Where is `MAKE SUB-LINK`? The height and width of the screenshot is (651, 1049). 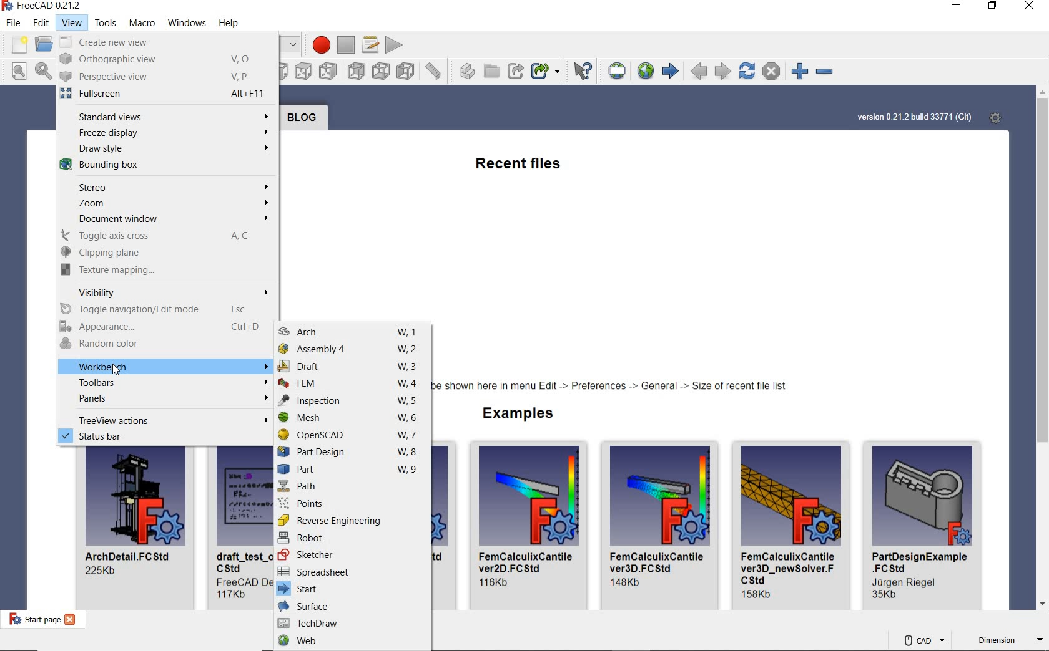 MAKE SUB-LINK is located at coordinates (548, 70).